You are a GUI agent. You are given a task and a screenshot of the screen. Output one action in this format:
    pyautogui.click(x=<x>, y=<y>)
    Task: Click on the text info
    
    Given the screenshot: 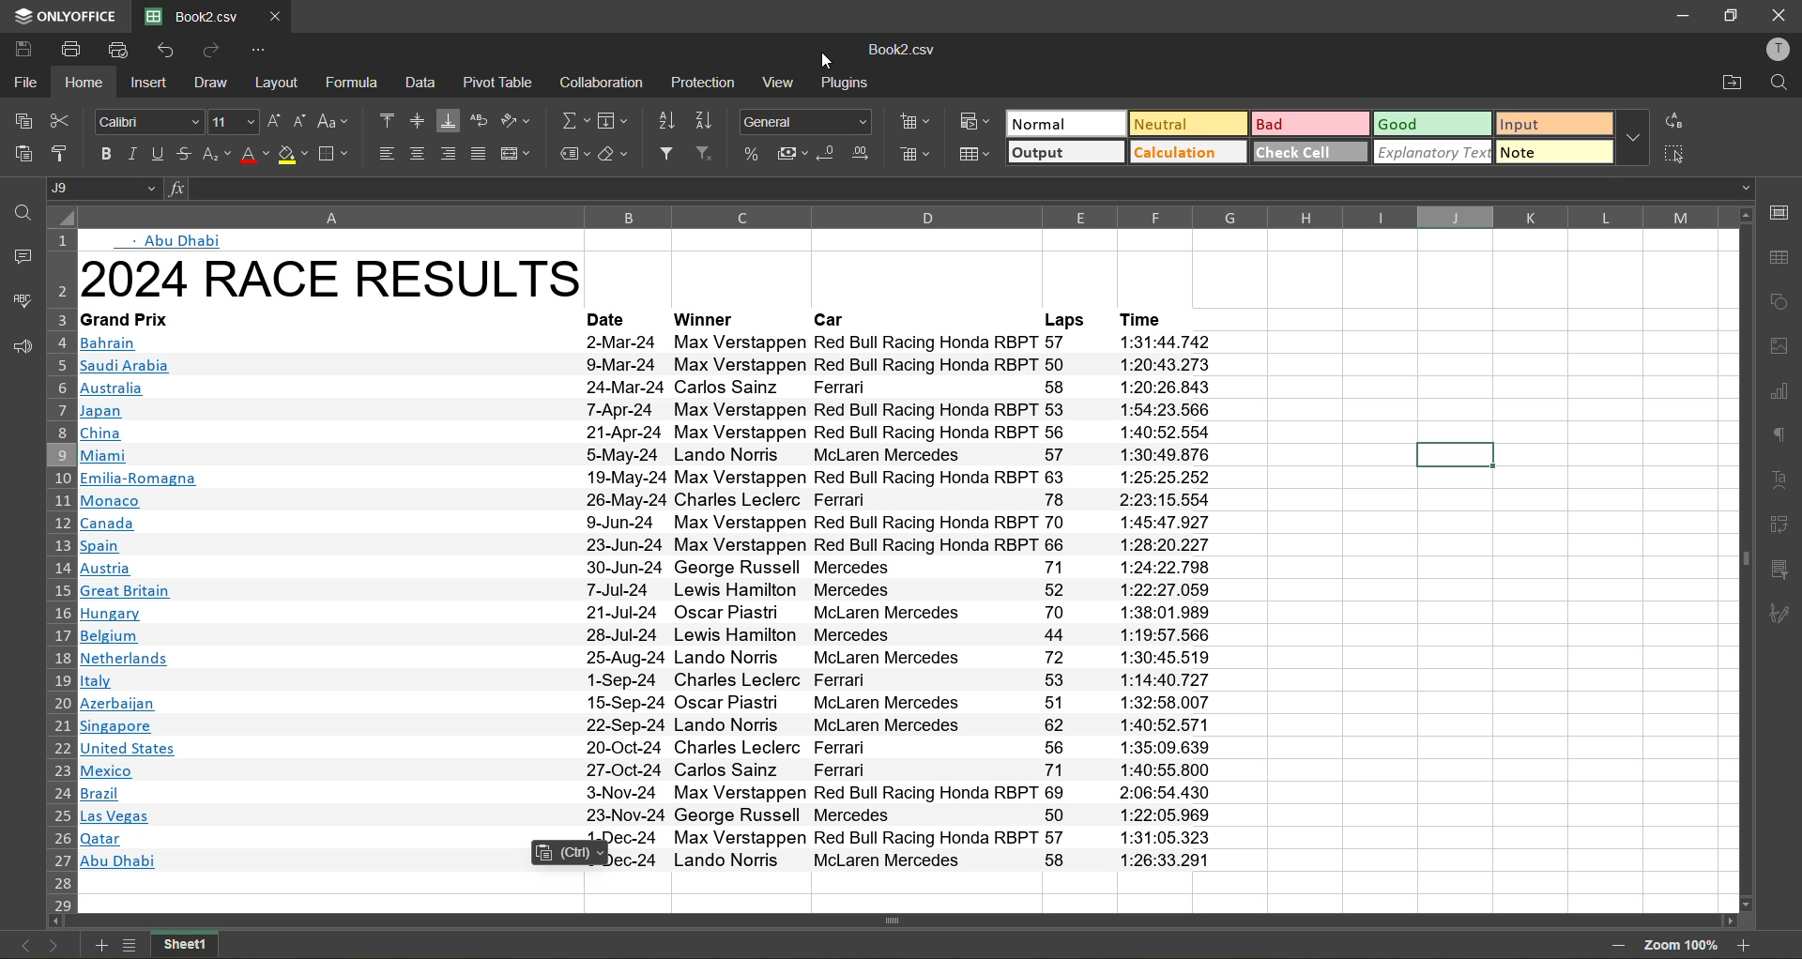 What is the action you would take?
    pyautogui.click(x=648, y=636)
    